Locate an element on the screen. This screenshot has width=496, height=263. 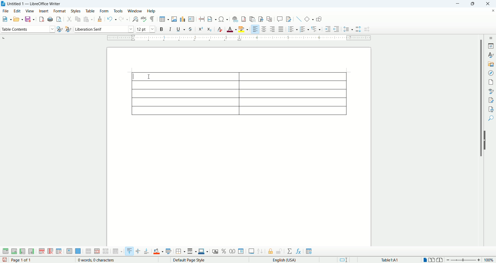
window is located at coordinates (136, 11).